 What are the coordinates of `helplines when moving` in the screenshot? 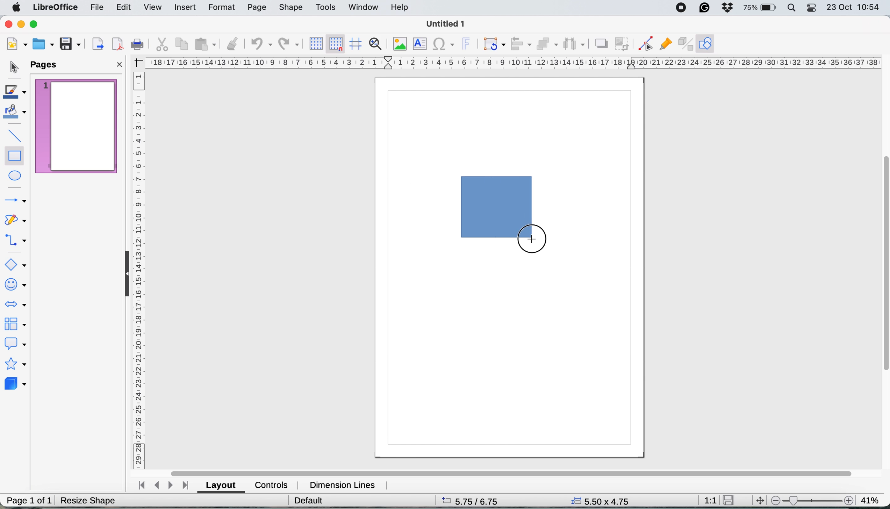 It's located at (356, 45).